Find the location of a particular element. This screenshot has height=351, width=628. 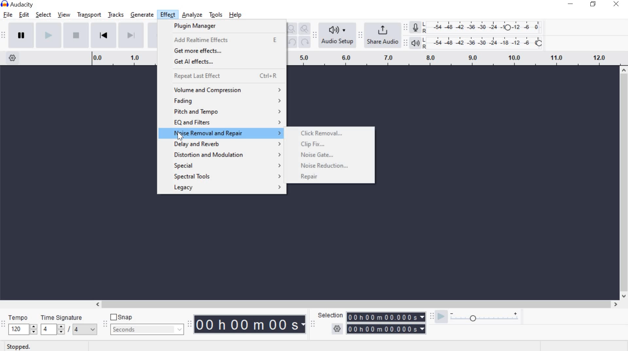

Timeline Options is located at coordinates (11, 58).